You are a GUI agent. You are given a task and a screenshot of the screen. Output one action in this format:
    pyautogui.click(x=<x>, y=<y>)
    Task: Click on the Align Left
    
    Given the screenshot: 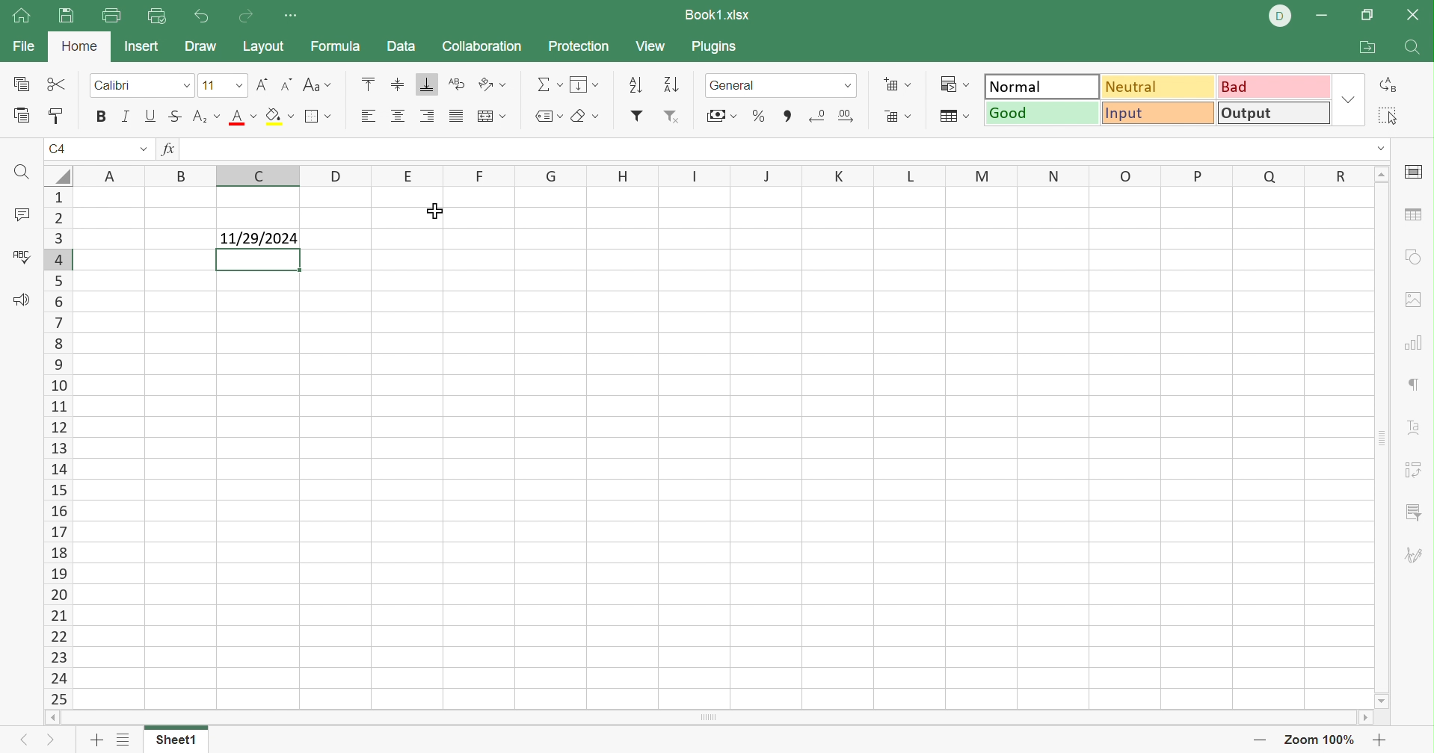 What is the action you would take?
    pyautogui.click(x=366, y=117)
    